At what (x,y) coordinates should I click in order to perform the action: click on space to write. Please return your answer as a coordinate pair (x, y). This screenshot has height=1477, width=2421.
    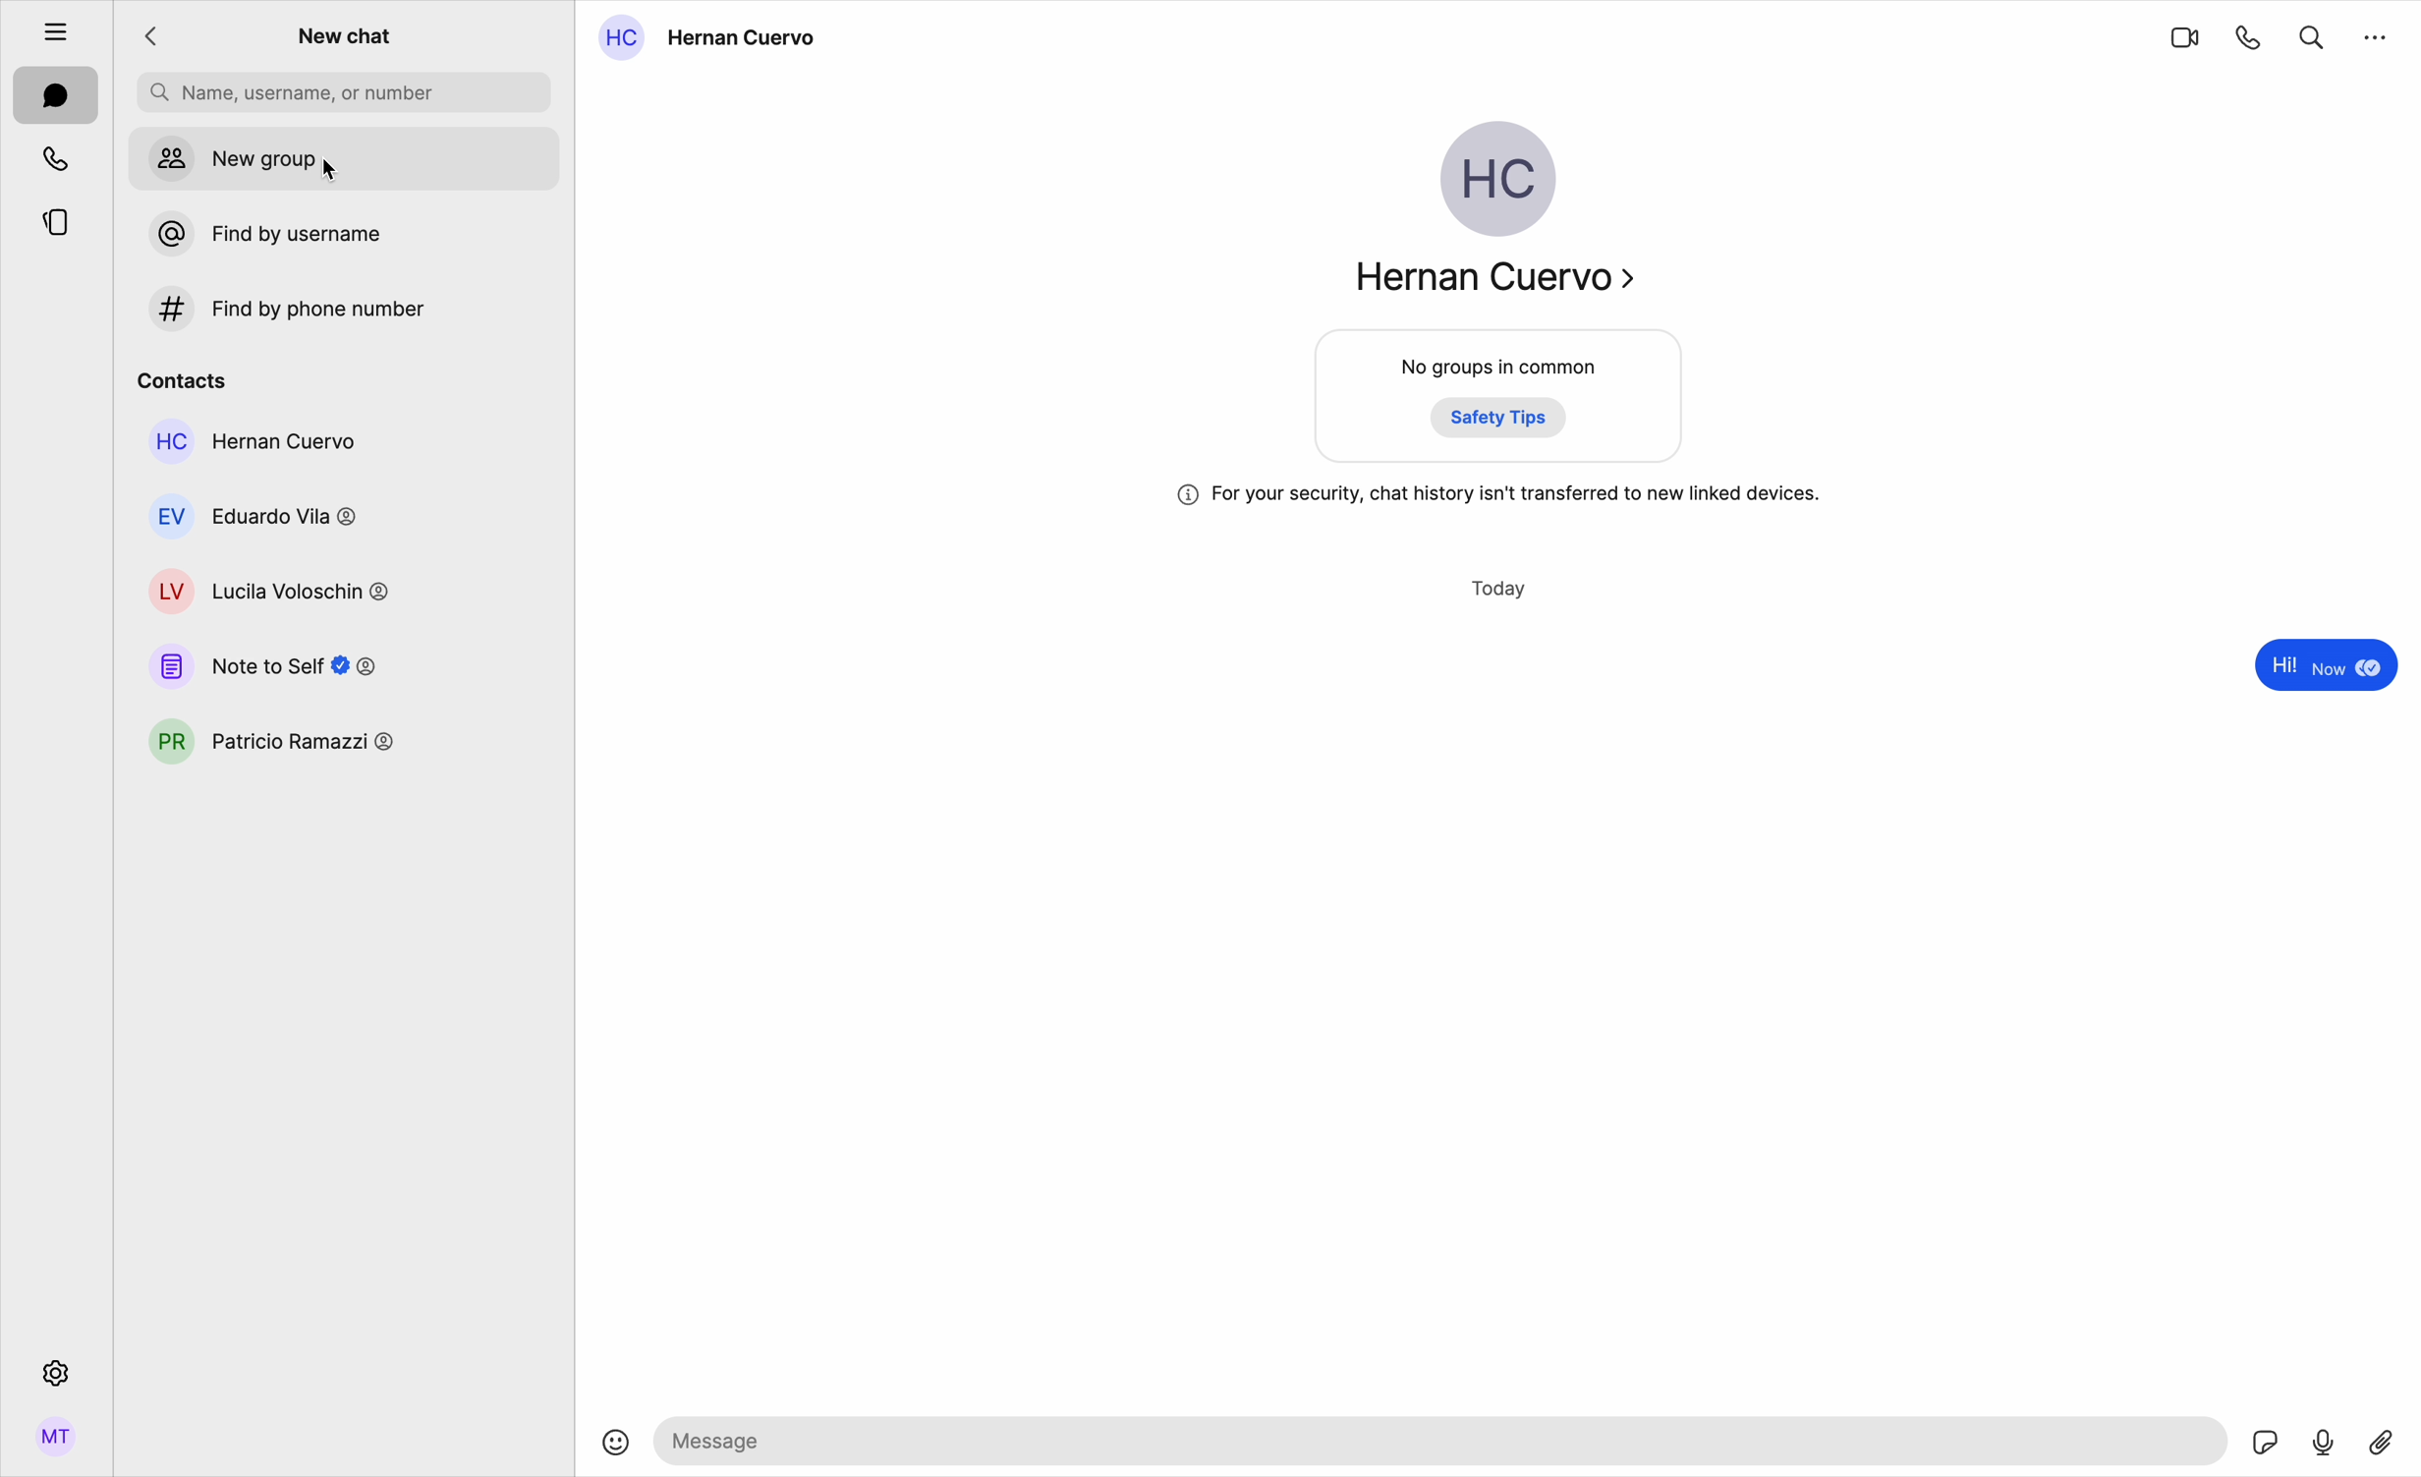
    Looking at the image, I should click on (1445, 1440).